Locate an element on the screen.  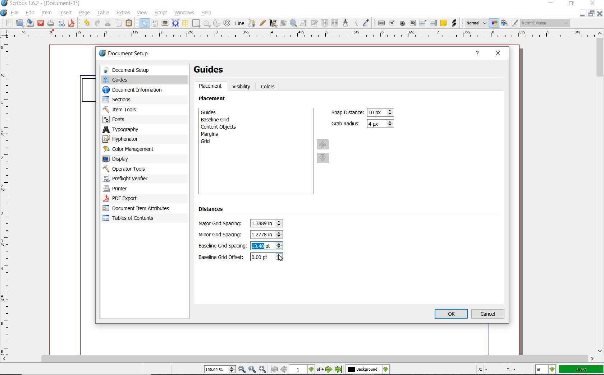
text frame is located at coordinates (155, 24).